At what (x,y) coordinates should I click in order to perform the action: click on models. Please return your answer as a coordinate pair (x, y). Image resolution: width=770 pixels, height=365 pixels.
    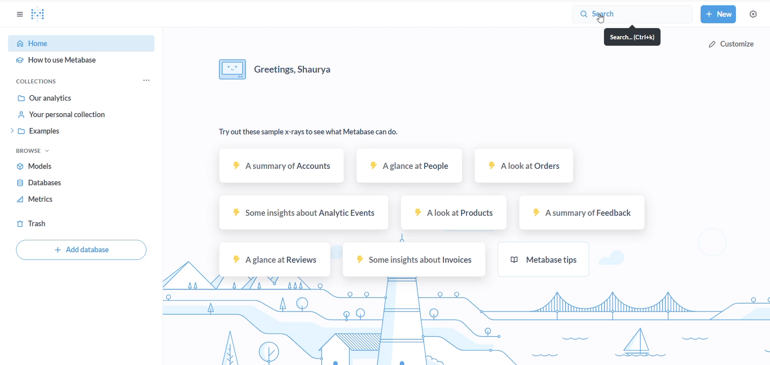
    Looking at the image, I should click on (65, 166).